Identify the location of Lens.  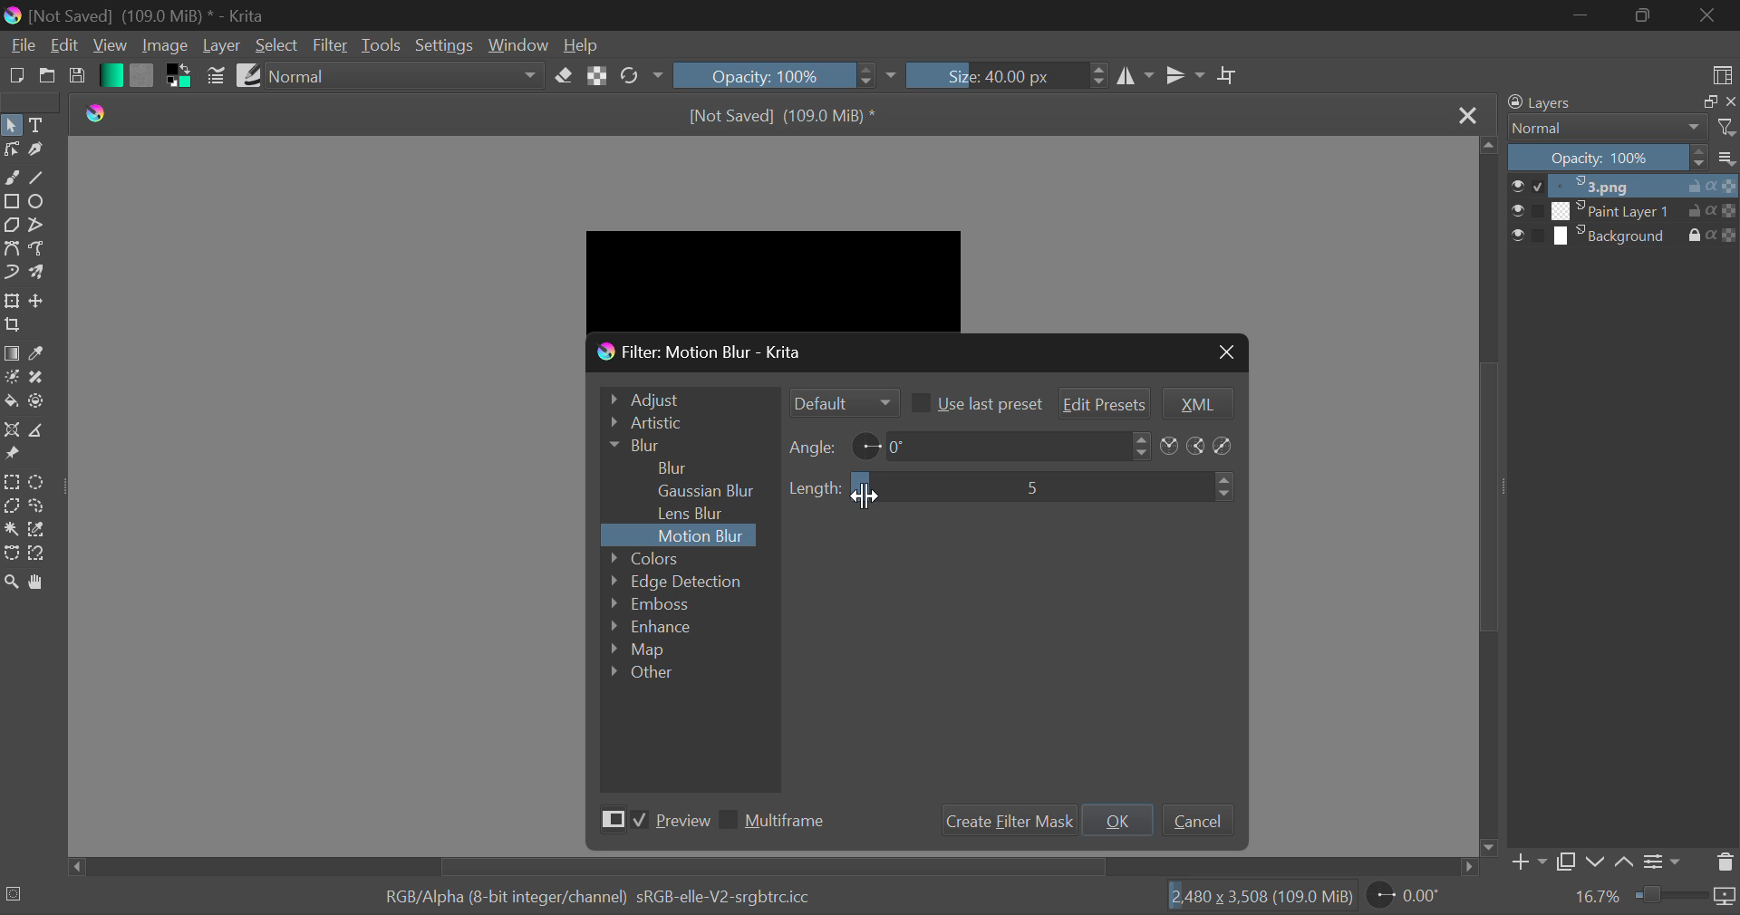
(697, 514).